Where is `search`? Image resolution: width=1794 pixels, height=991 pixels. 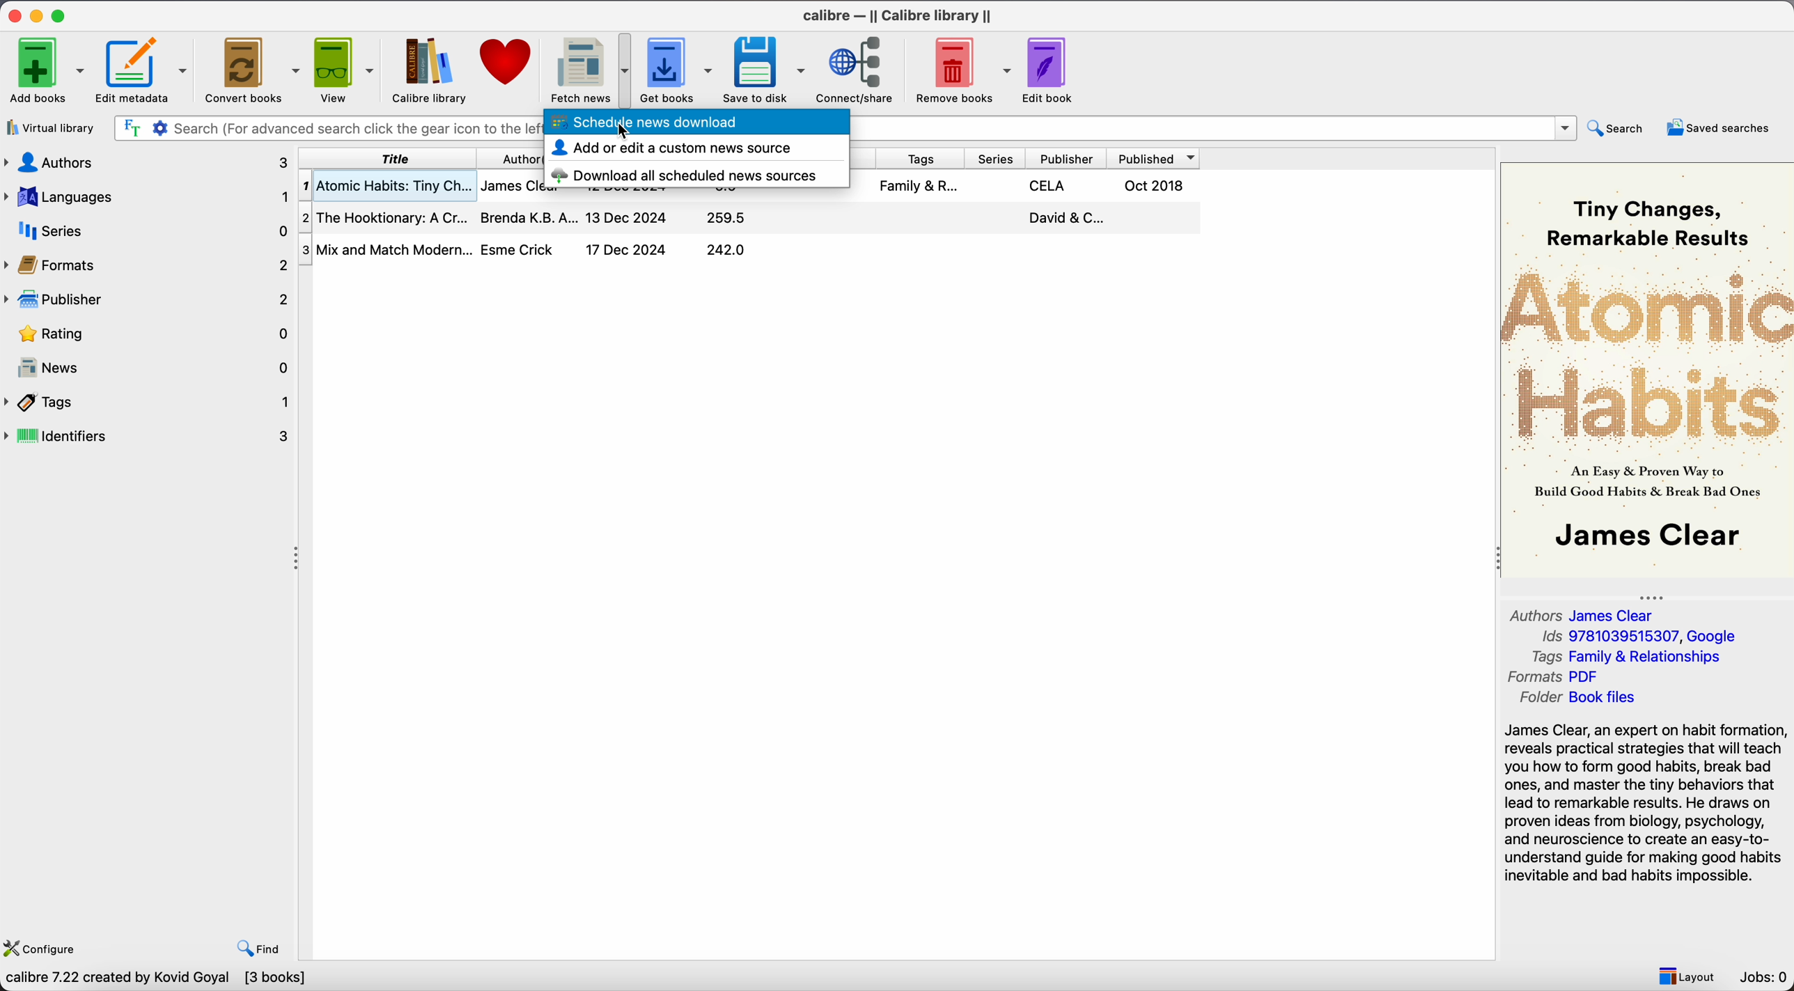 search is located at coordinates (1618, 129).